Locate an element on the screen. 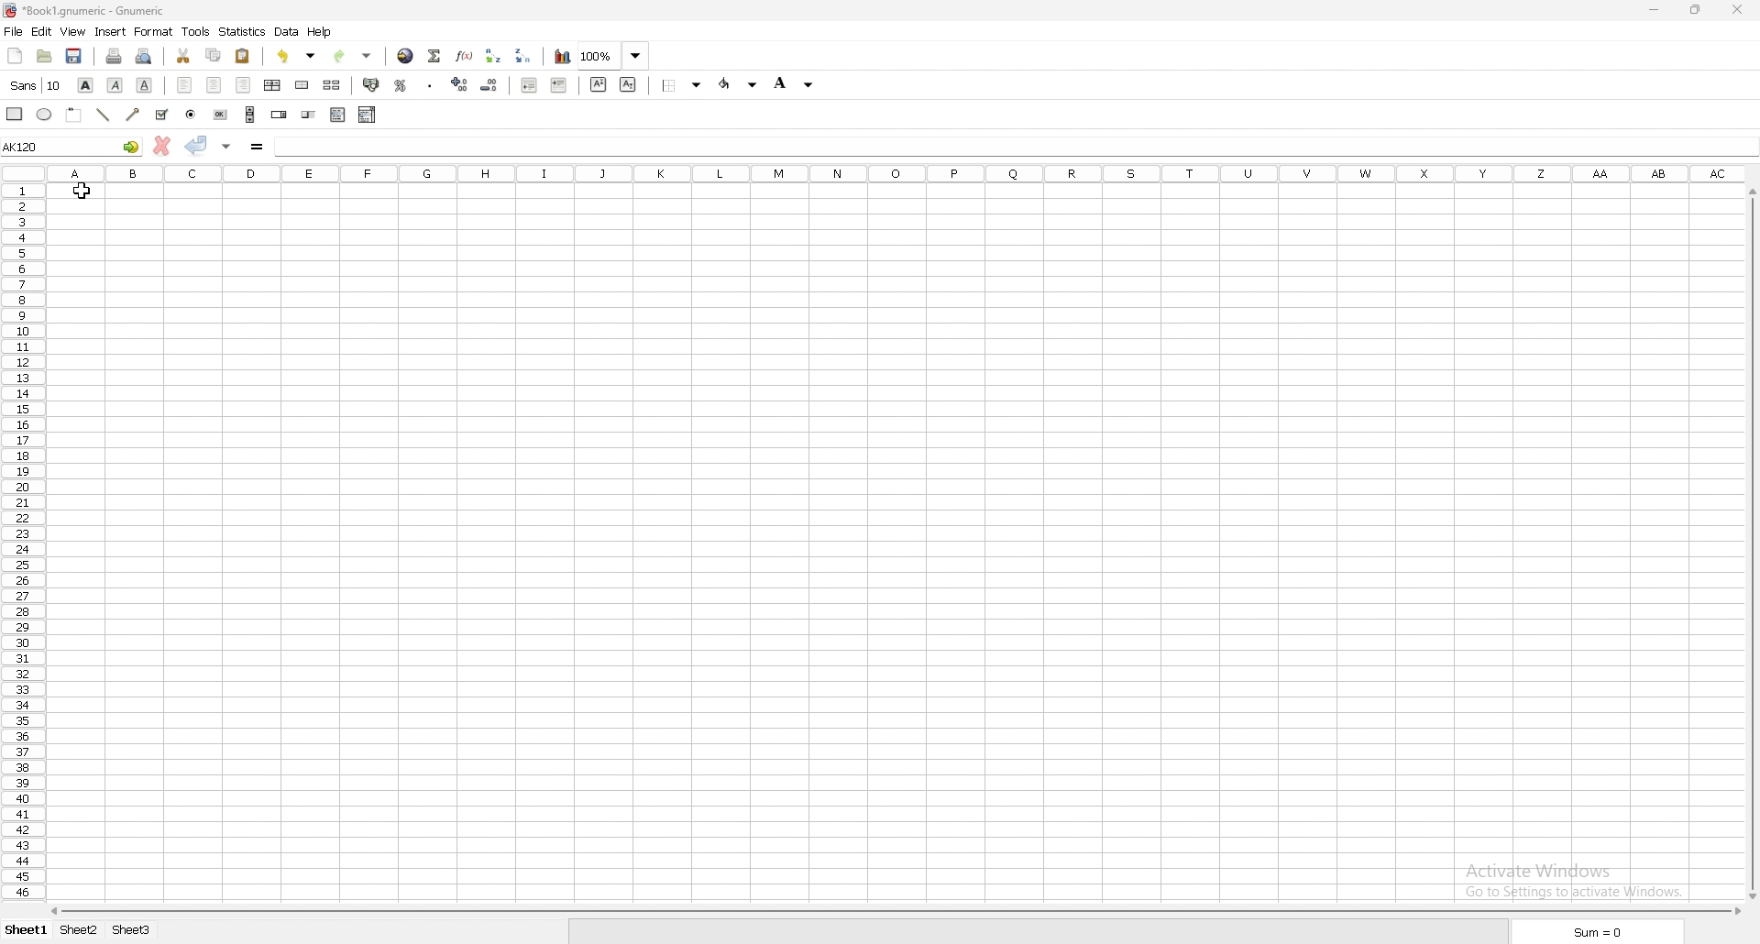 The height and width of the screenshot is (944, 1760). rows is located at coordinates (19, 543).